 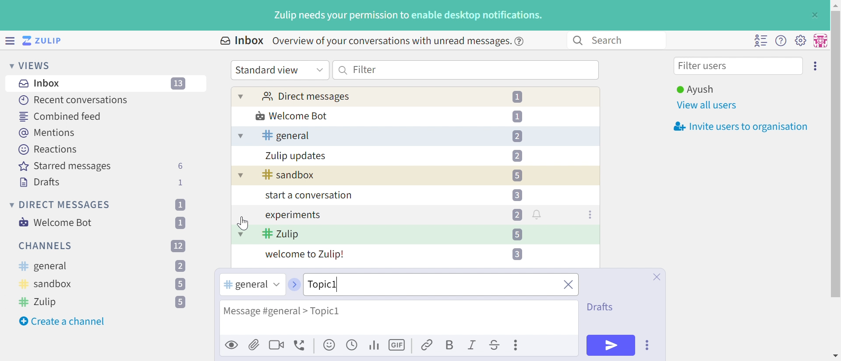 What do you see at coordinates (517, 345) in the screenshot?
I see `More` at bounding box center [517, 345].